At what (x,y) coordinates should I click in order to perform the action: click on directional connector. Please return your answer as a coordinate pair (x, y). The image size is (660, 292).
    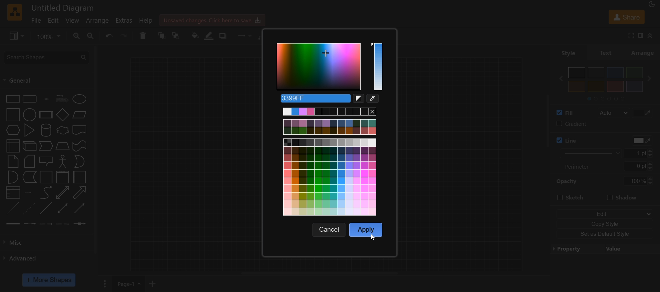
    Looking at the image, I should click on (81, 209).